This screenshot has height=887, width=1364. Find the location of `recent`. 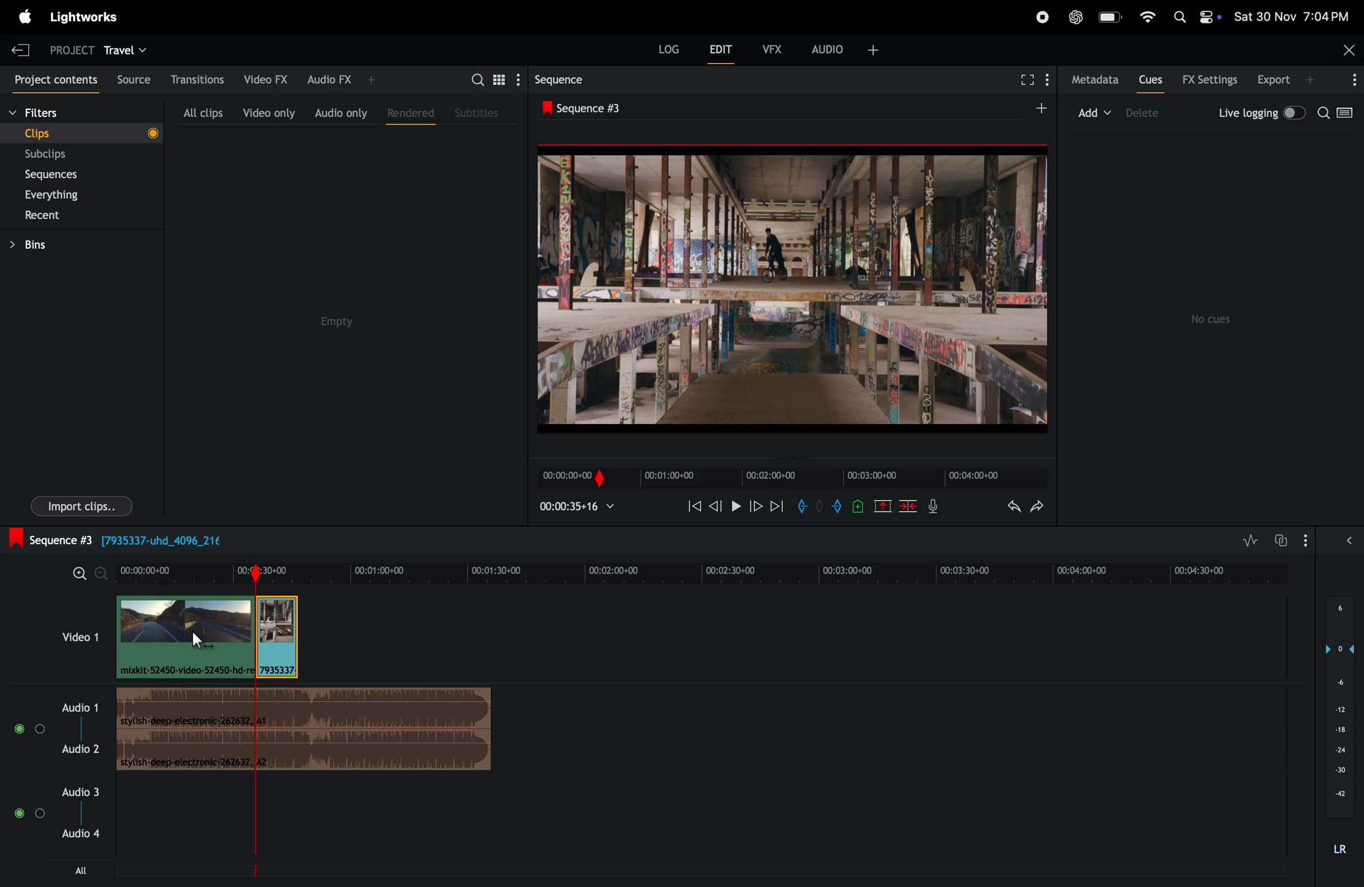

recent is located at coordinates (67, 215).